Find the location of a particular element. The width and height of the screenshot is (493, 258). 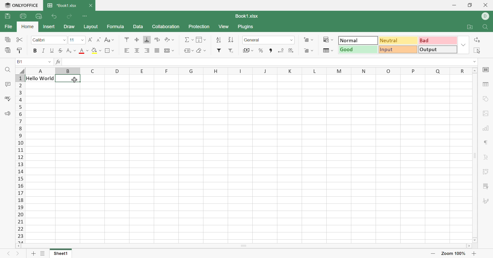

Spell checking is located at coordinates (8, 98).